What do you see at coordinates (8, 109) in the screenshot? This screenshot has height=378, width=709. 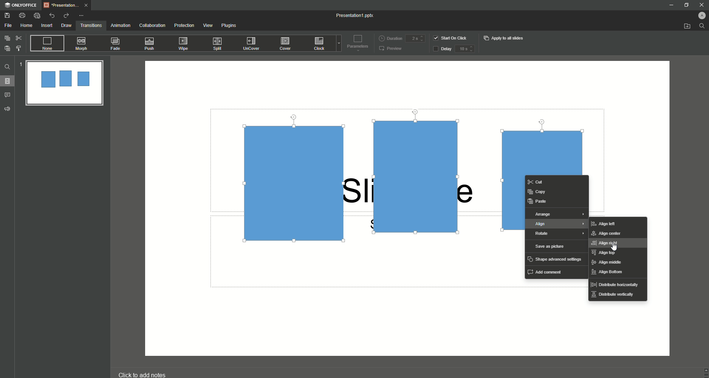 I see `Feedback` at bounding box center [8, 109].